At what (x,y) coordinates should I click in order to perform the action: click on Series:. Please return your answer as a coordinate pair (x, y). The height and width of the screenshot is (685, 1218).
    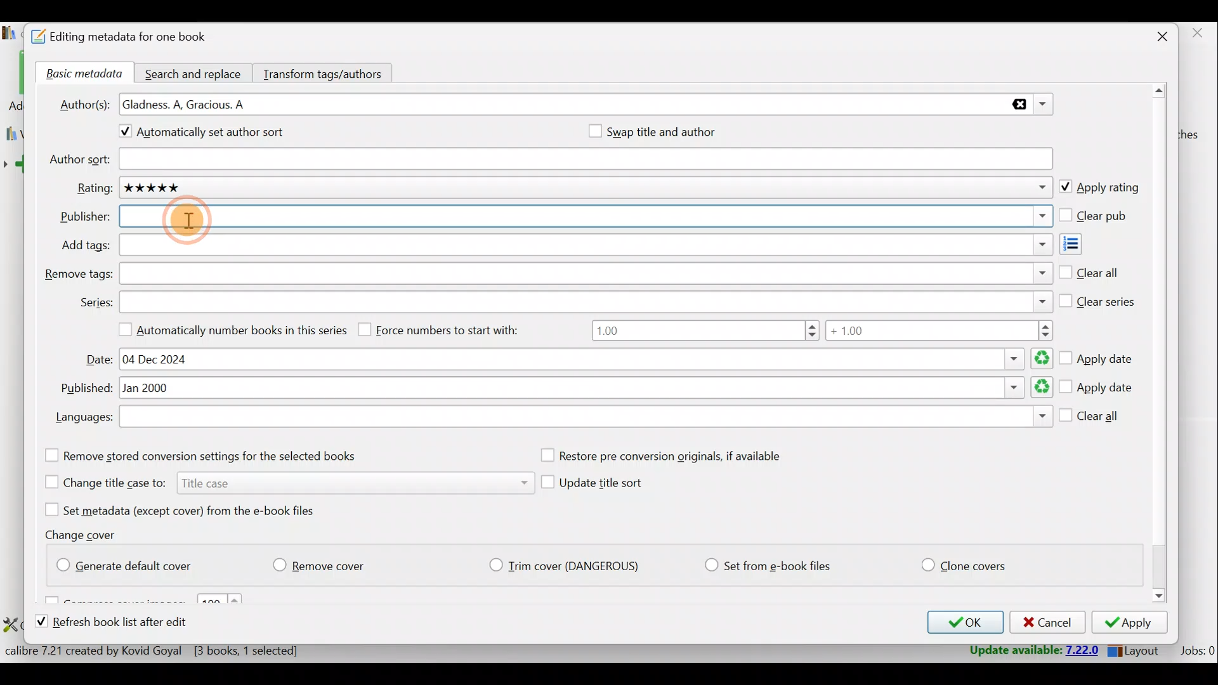
    Looking at the image, I should click on (95, 303).